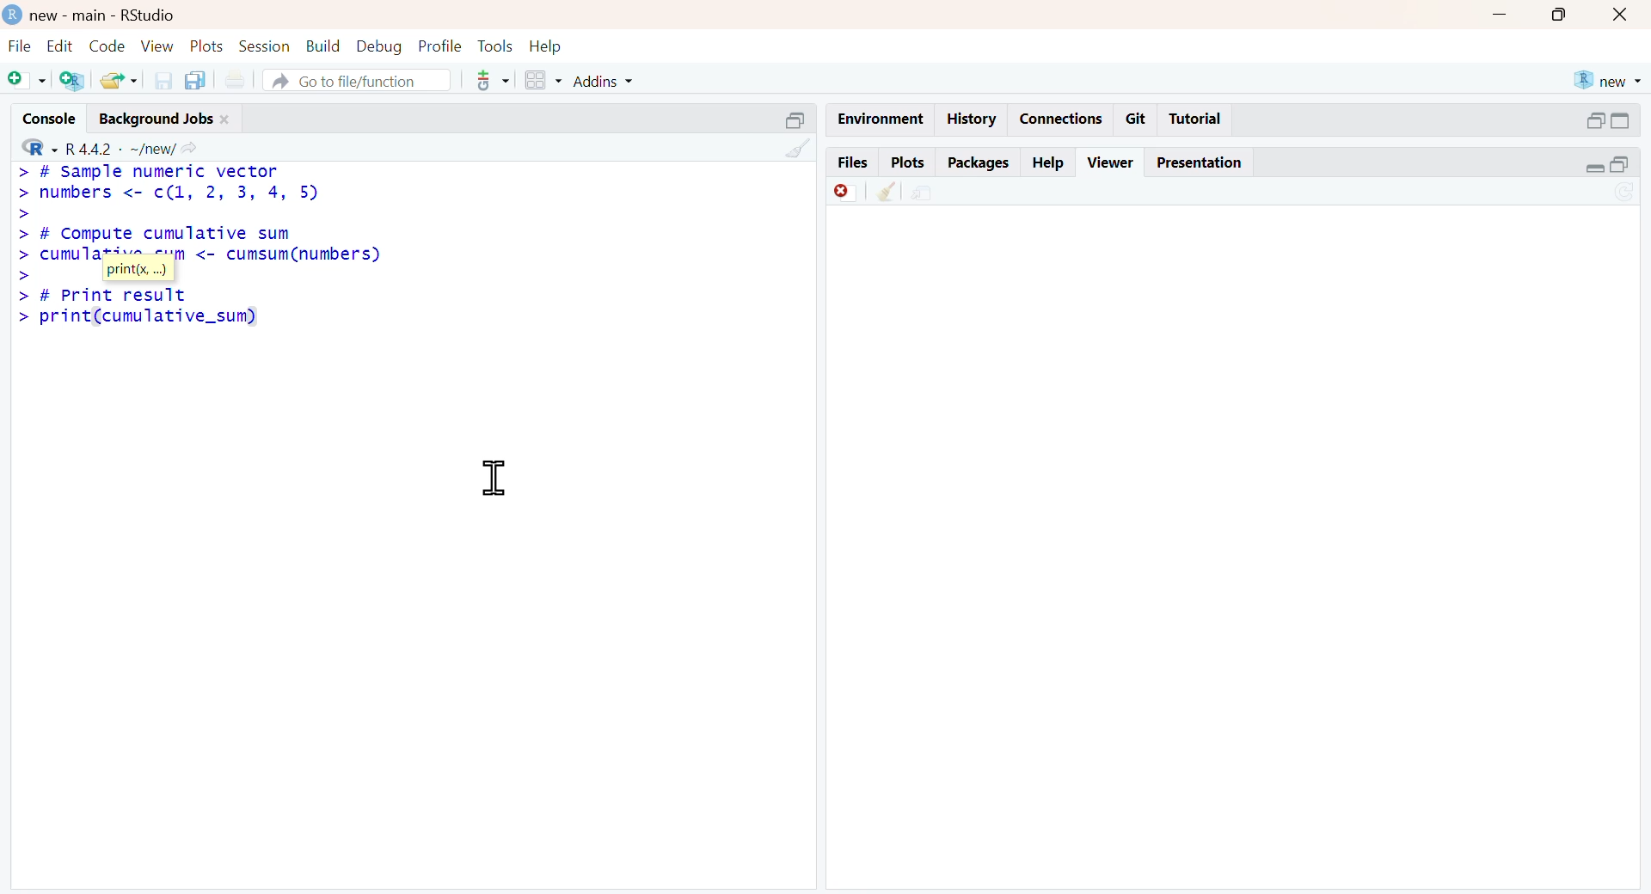 The image size is (1651, 894). What do you see at coordinates (13, 15) in the screenshot?
I see `logo` at bounding box center [13, 15].